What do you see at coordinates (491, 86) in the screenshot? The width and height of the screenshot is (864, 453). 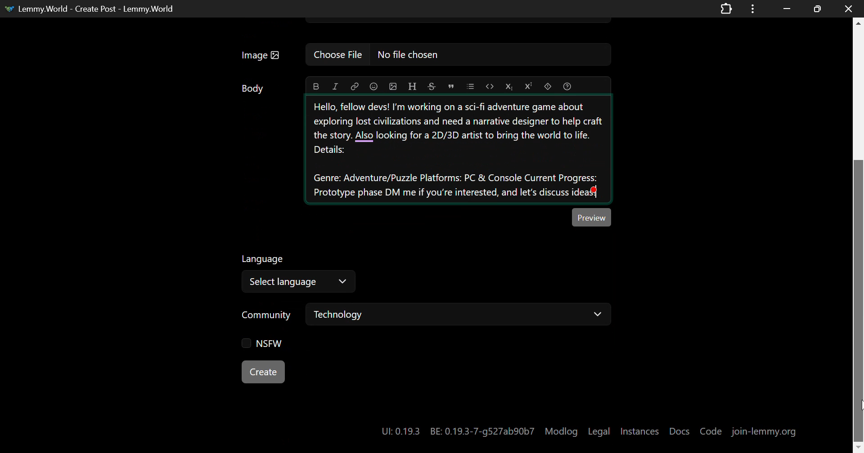 I see `code` at bounding box center [491, 86].